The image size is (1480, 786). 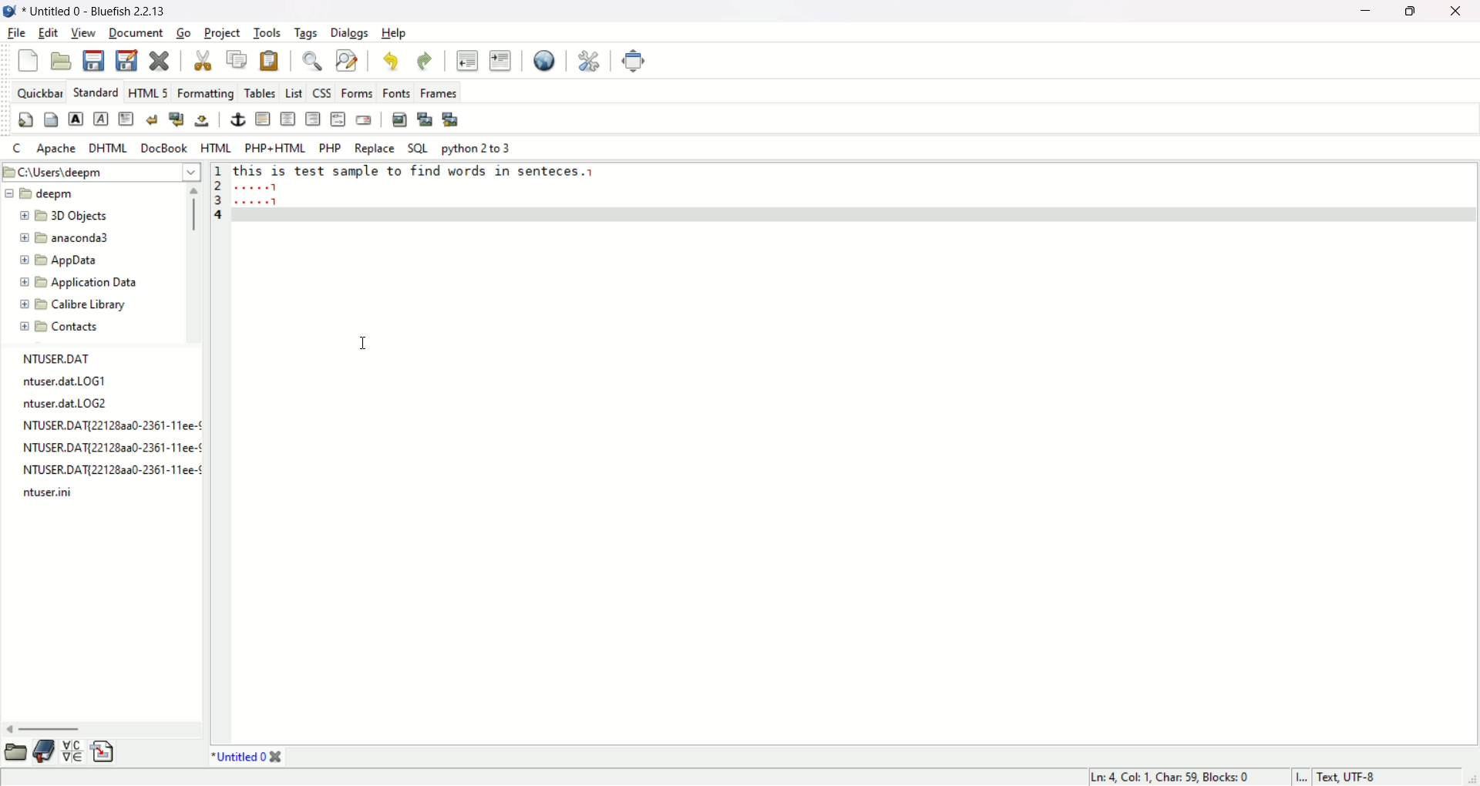 I want to click on break and clear, so click(x=177, y=119).